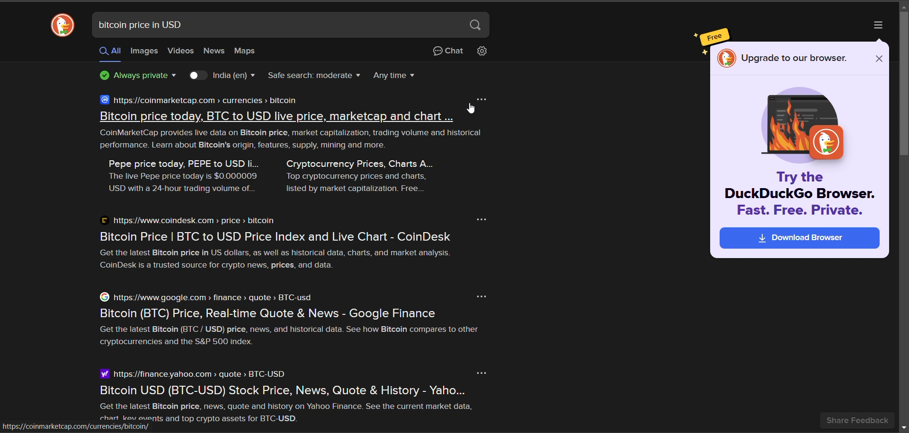  What do you see at coordinates (268, 236) in the screenshot?
I see `pitcoin Frice | bi C 10 USD Frice Inaex and Live Chart - Colnbesk` at bounding box center [268, 236].